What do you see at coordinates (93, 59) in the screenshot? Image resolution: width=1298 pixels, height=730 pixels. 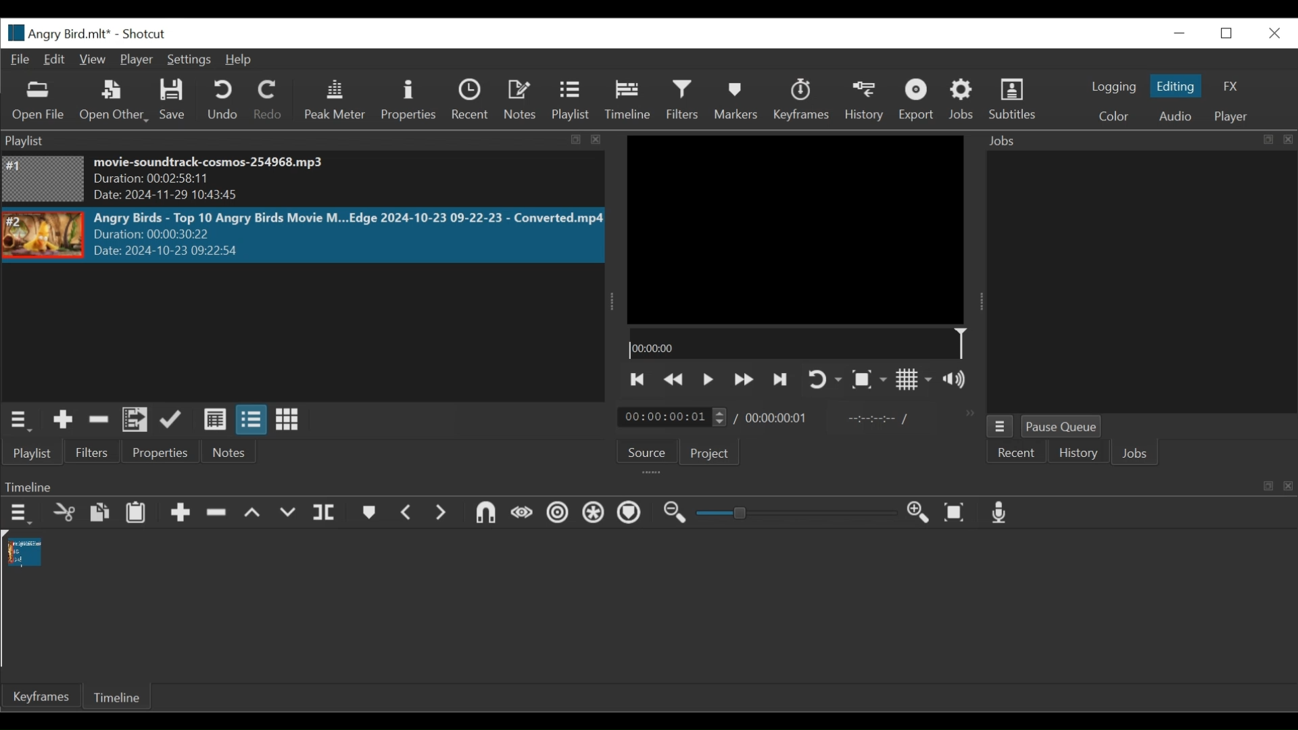 I see `View` at bounding box center [93, 59].